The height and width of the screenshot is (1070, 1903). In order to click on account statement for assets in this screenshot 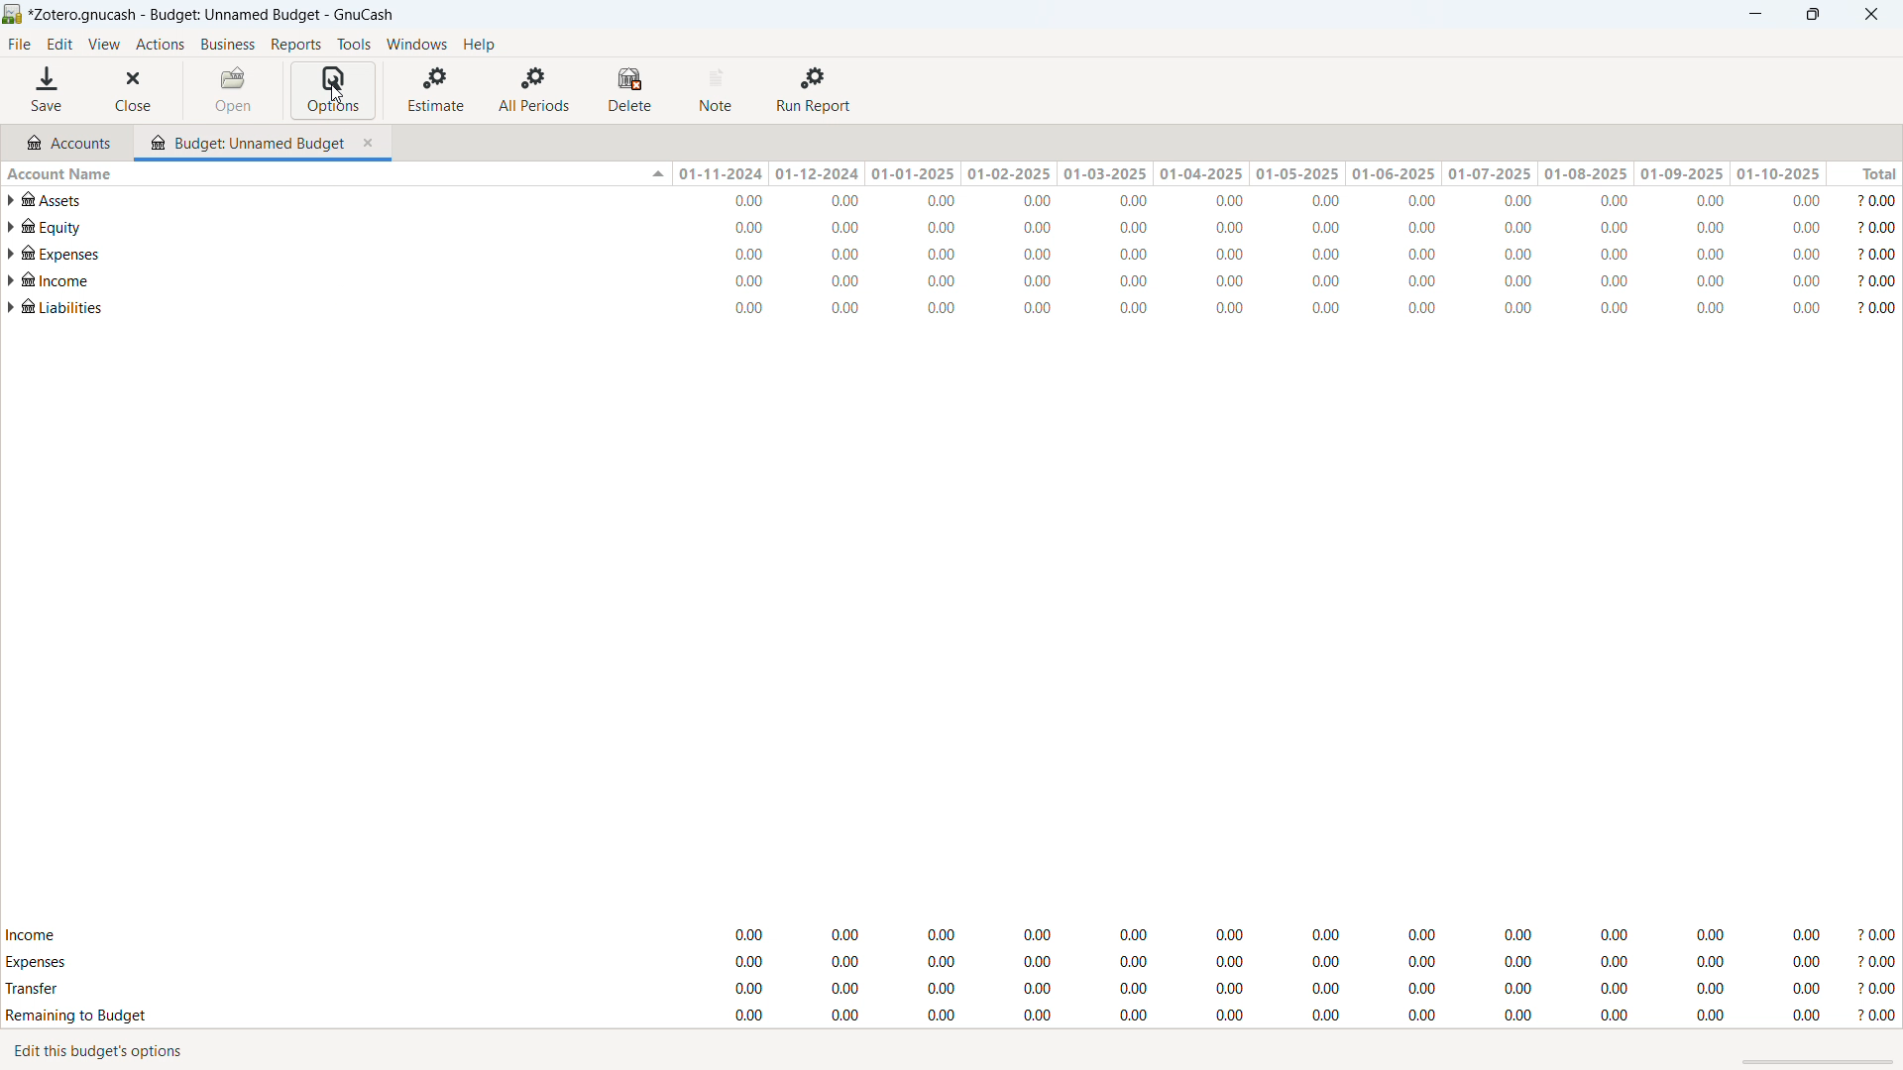, I will do `click(961, 200)`.